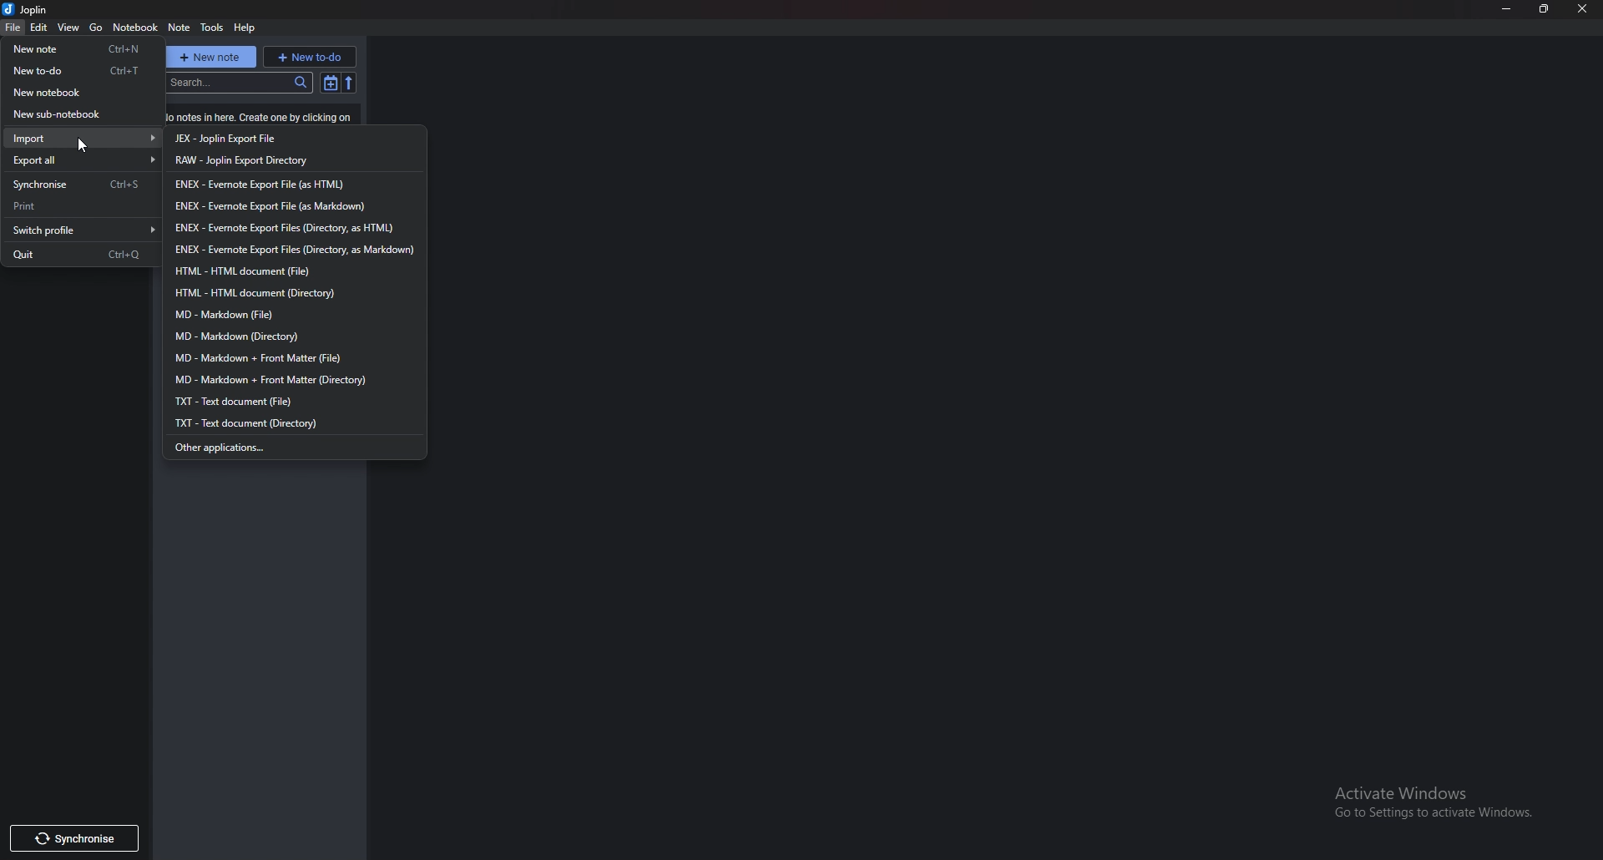  I want to click on New notebook, so click(78, 93).